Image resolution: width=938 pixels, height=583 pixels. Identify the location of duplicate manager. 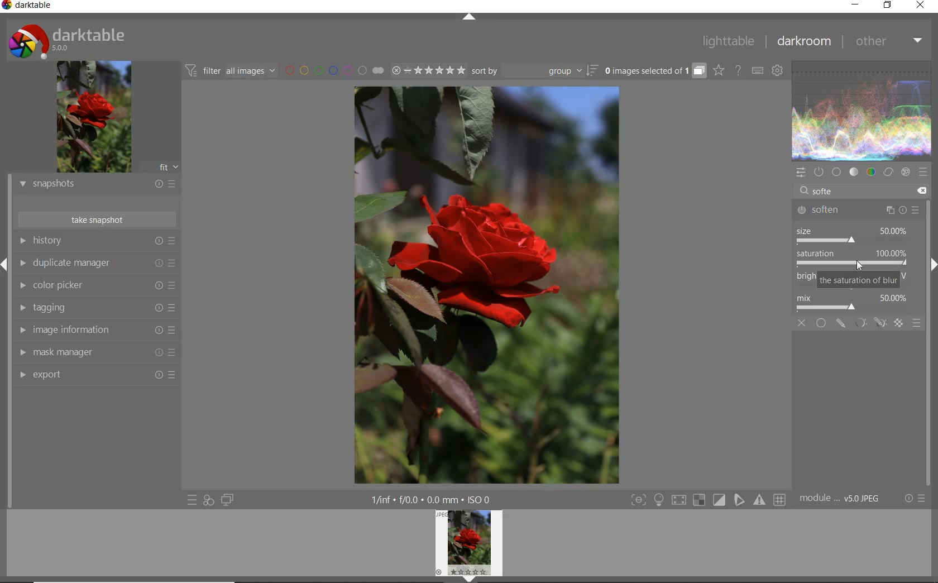
(96, 264).